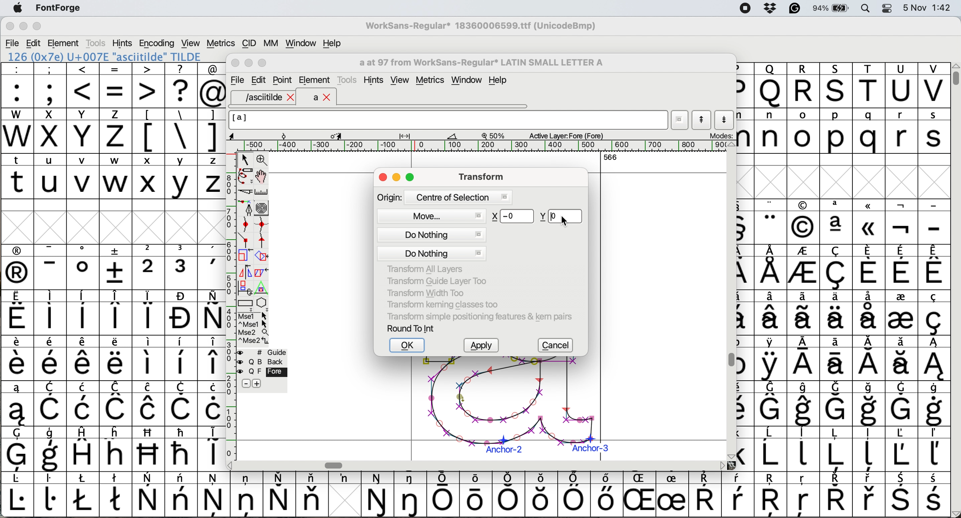 The image size is (961, 518). I want to click on scroll button, so click(231, 465).